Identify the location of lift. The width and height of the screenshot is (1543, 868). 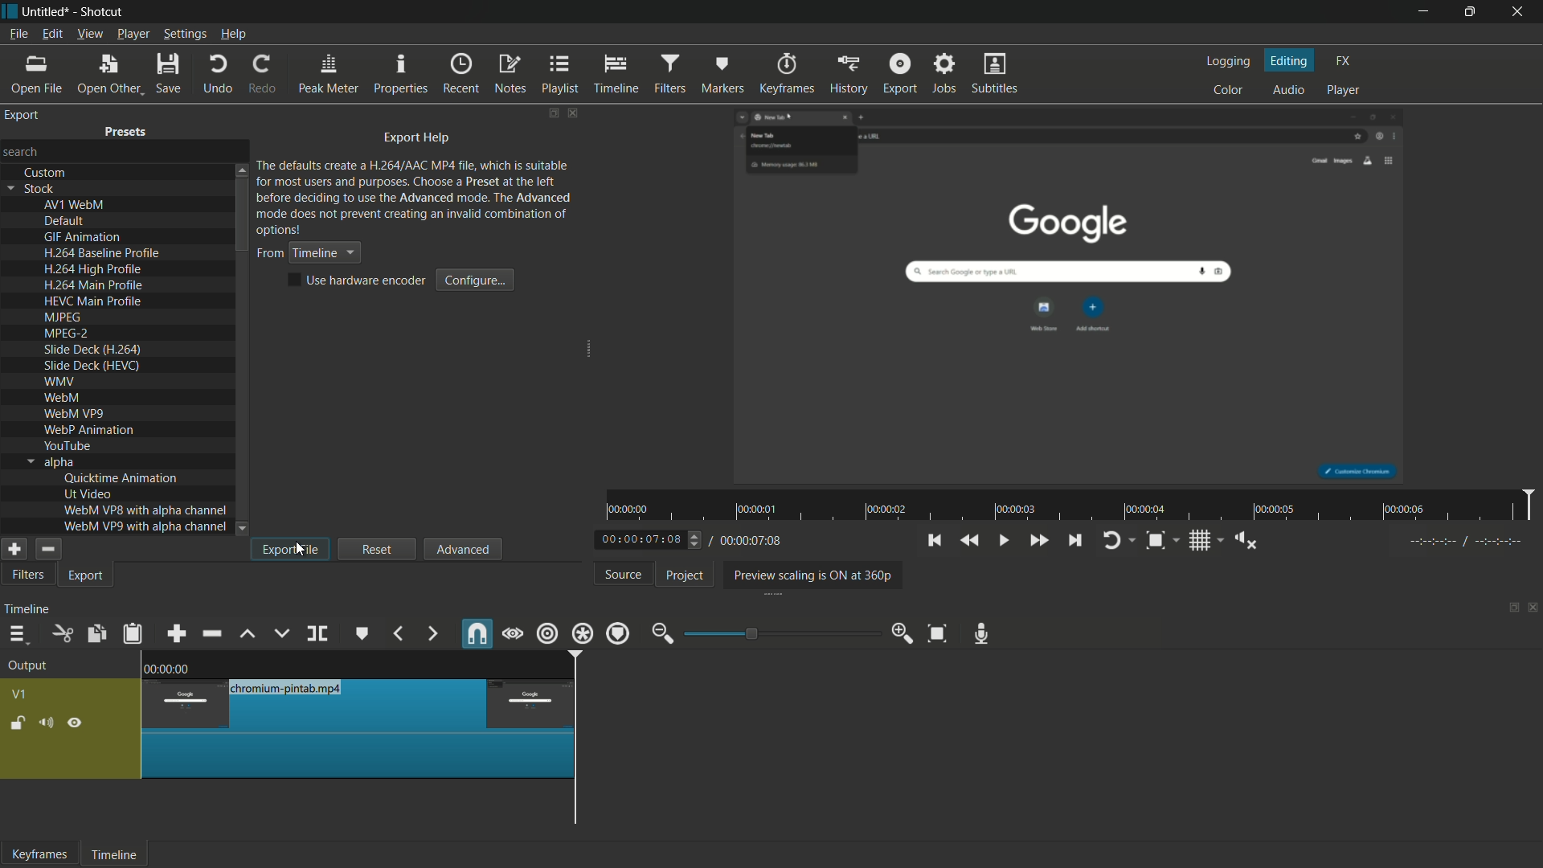
(249, 635).